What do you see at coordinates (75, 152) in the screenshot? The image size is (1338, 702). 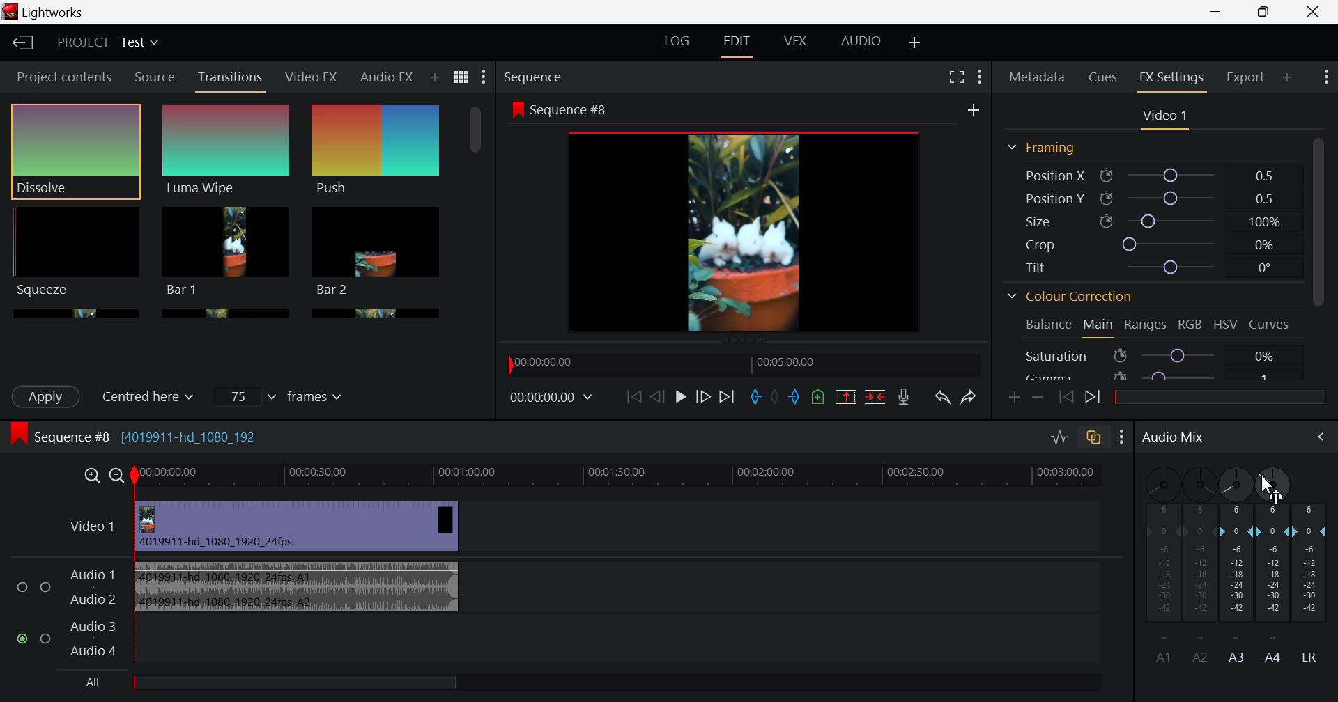 I see `Dissolve` at bounding box center [75, 152].